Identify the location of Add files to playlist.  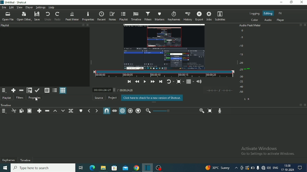
(29, 90).